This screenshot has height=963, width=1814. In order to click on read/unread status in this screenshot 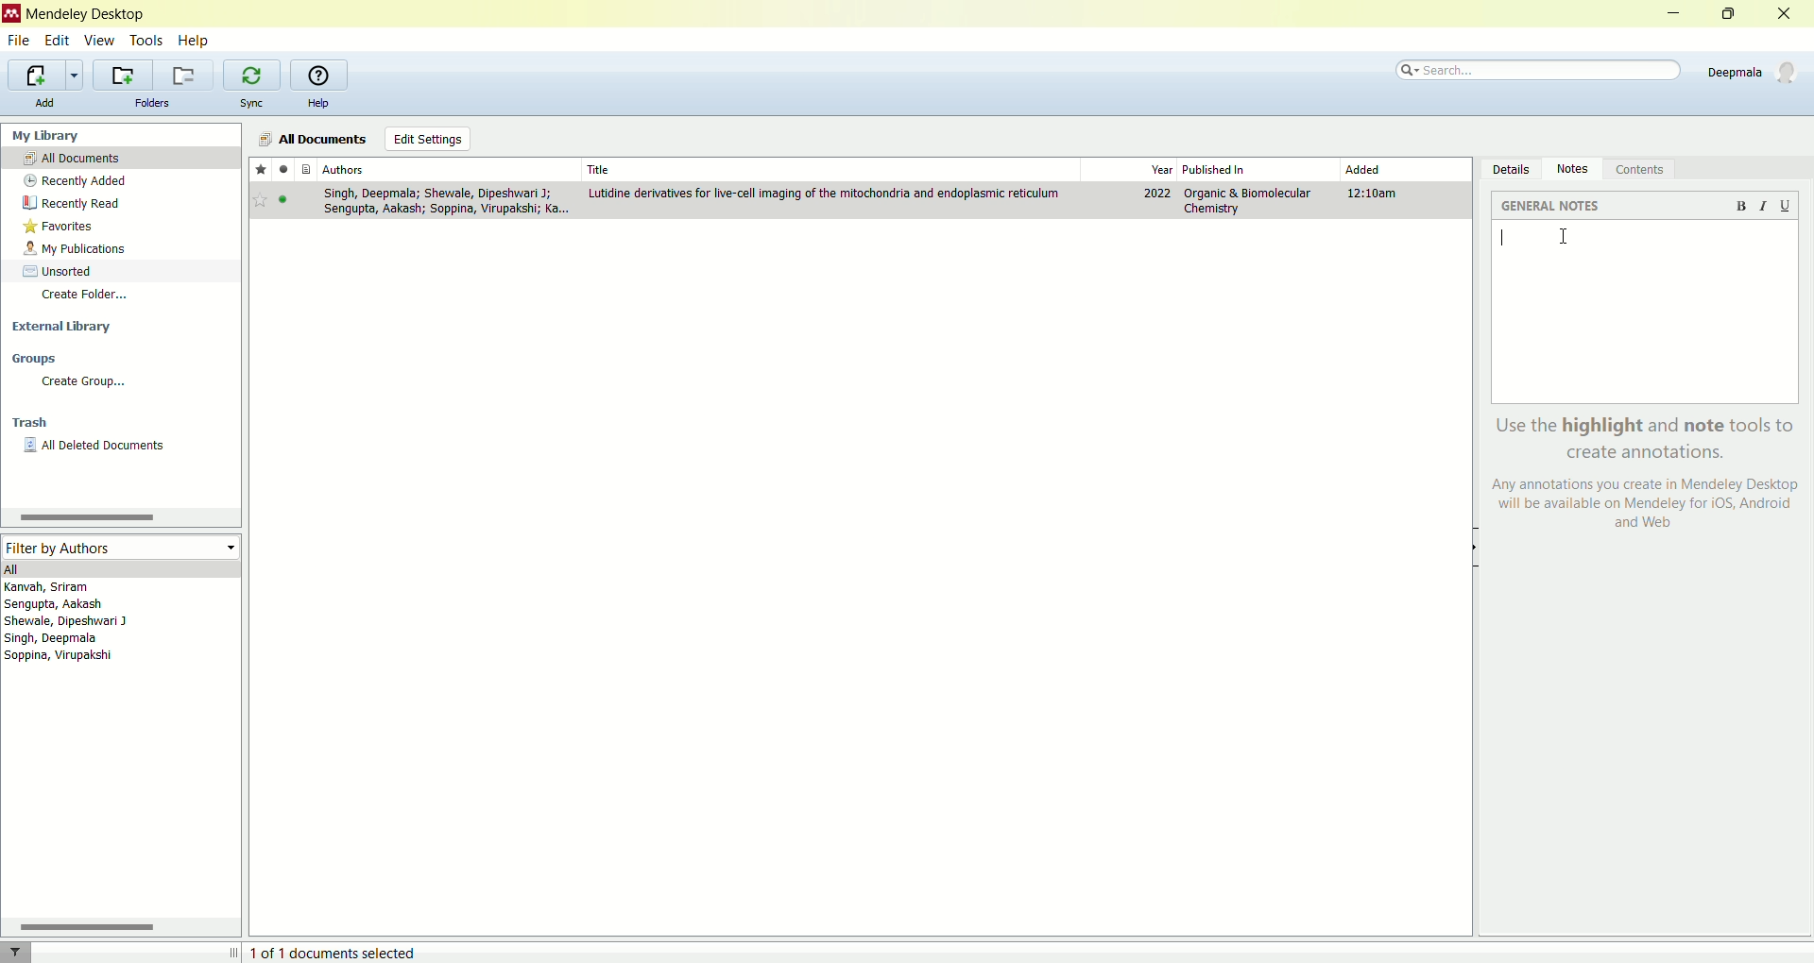, I will do `click(283, 171)`.